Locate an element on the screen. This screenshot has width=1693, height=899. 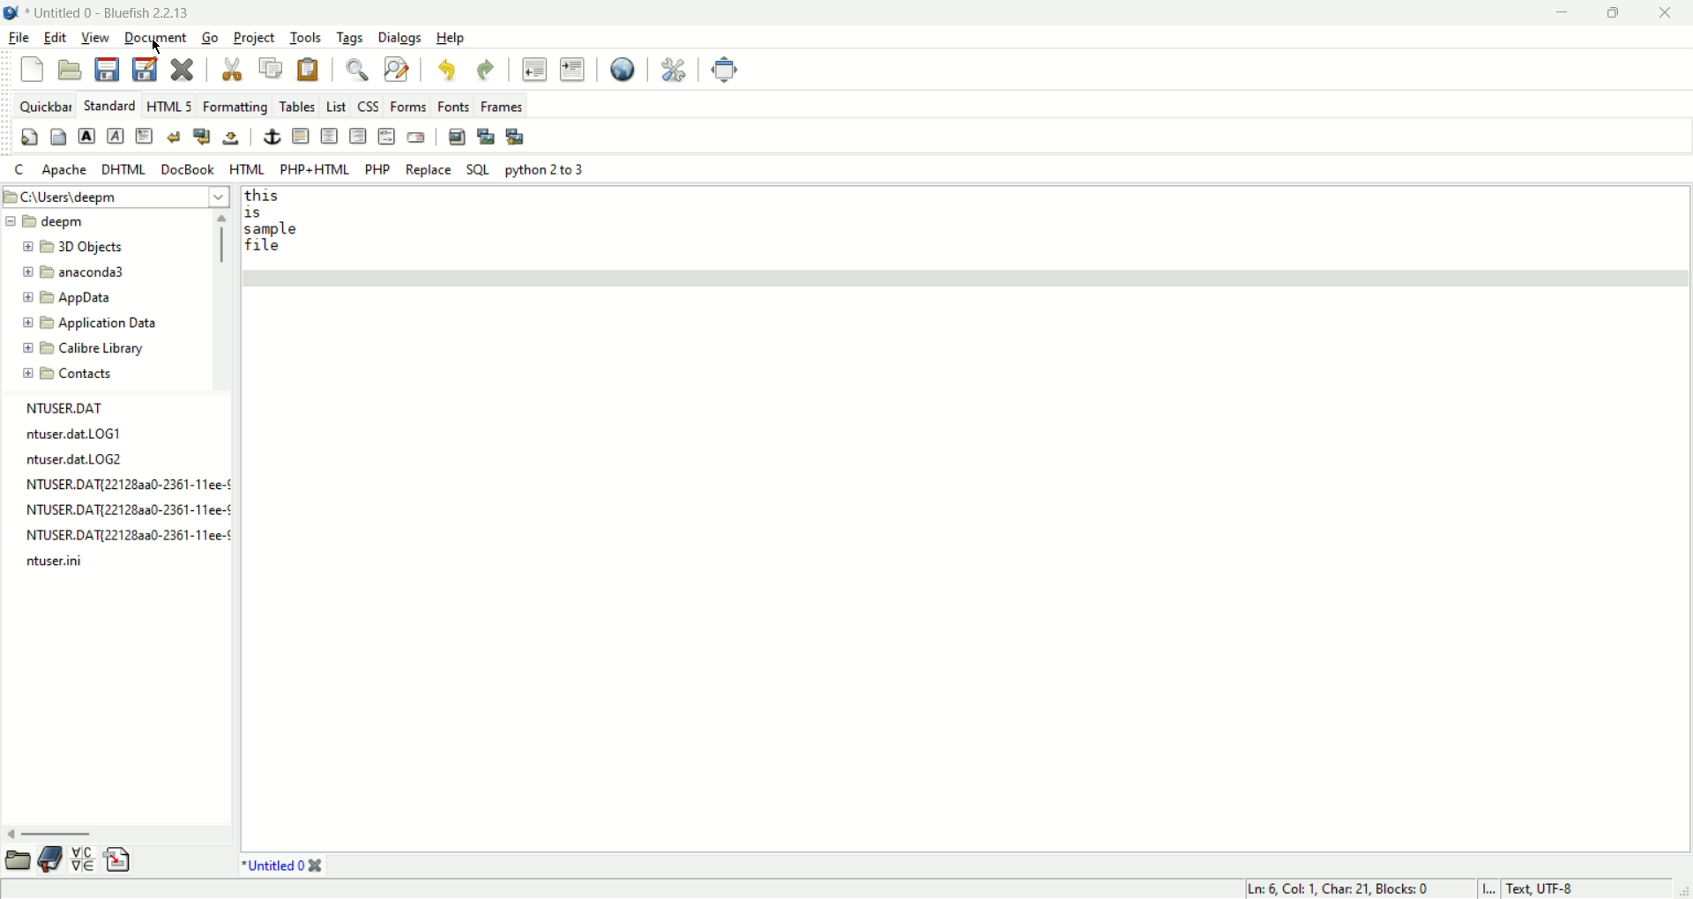
NTUSER.DAT is located at coordinates (68, 408).